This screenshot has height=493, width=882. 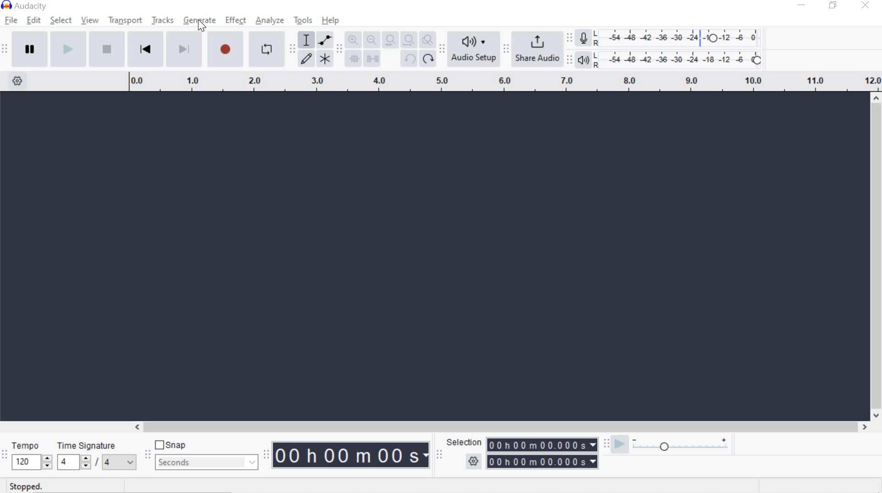 I want to click on system name, so click(x=24, y=6).